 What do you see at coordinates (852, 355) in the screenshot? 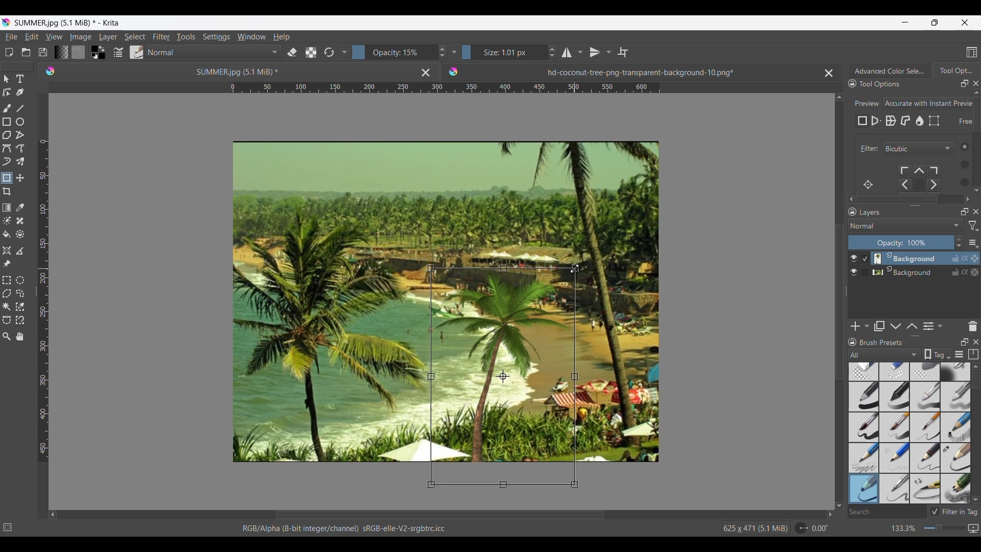
I see `Brush preset options` at bounding box center [852, 355].